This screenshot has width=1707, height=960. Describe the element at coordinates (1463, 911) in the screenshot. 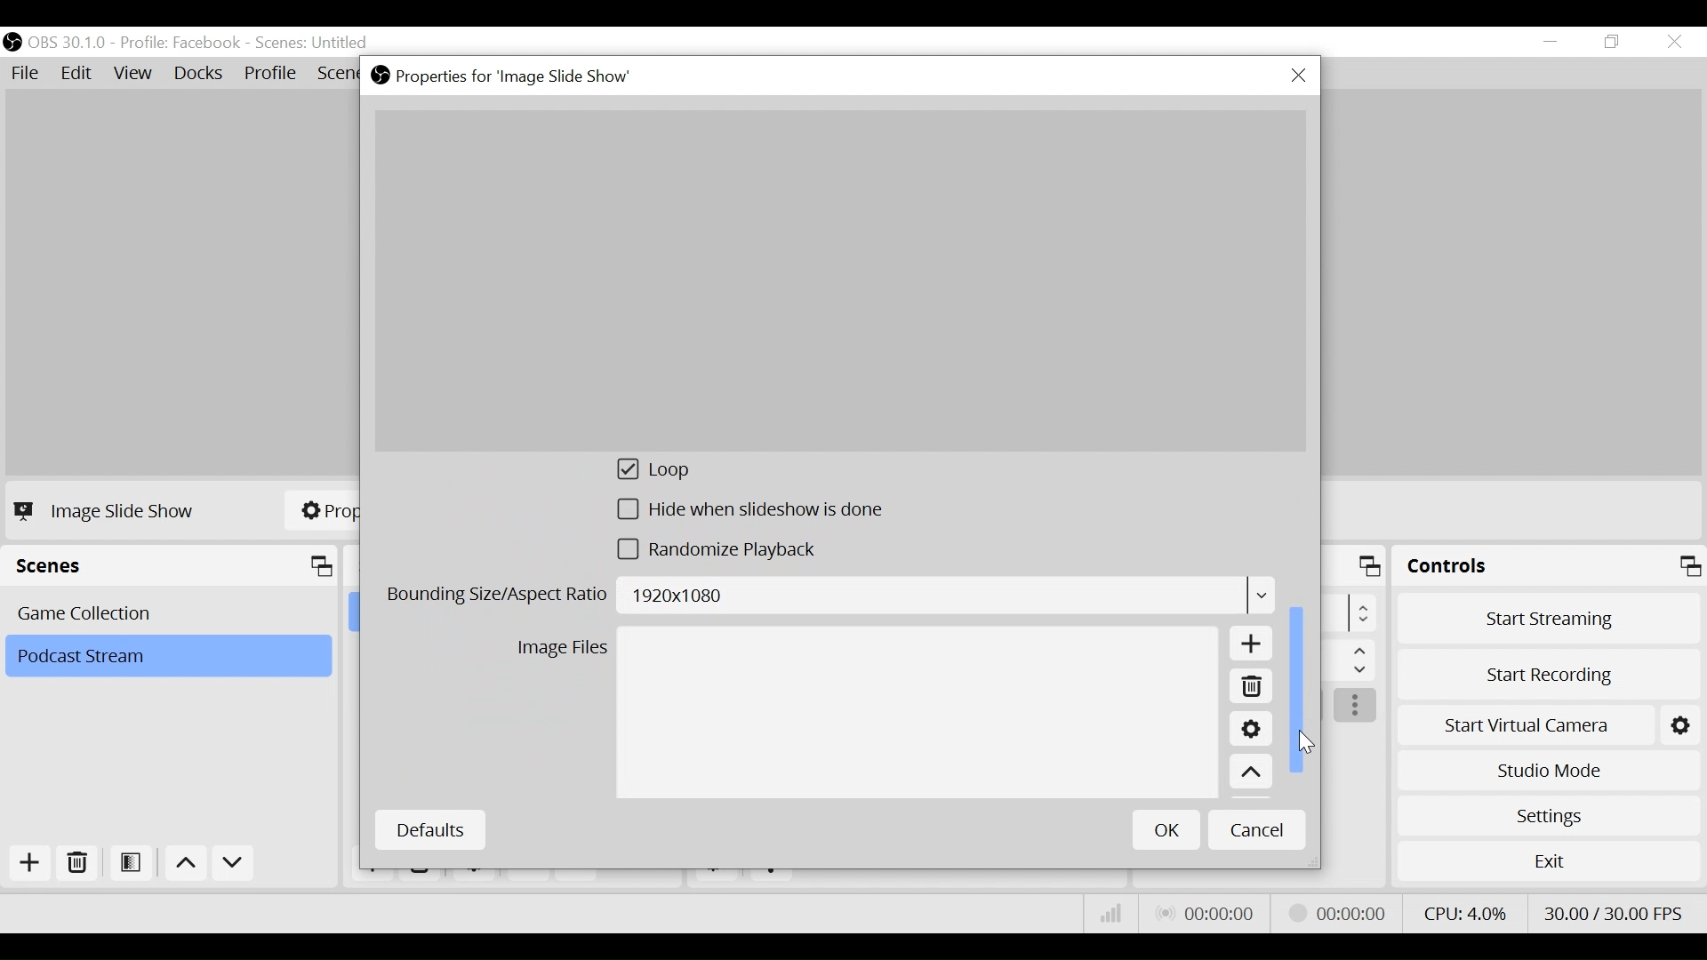

I see `CPU Usage` at that location.